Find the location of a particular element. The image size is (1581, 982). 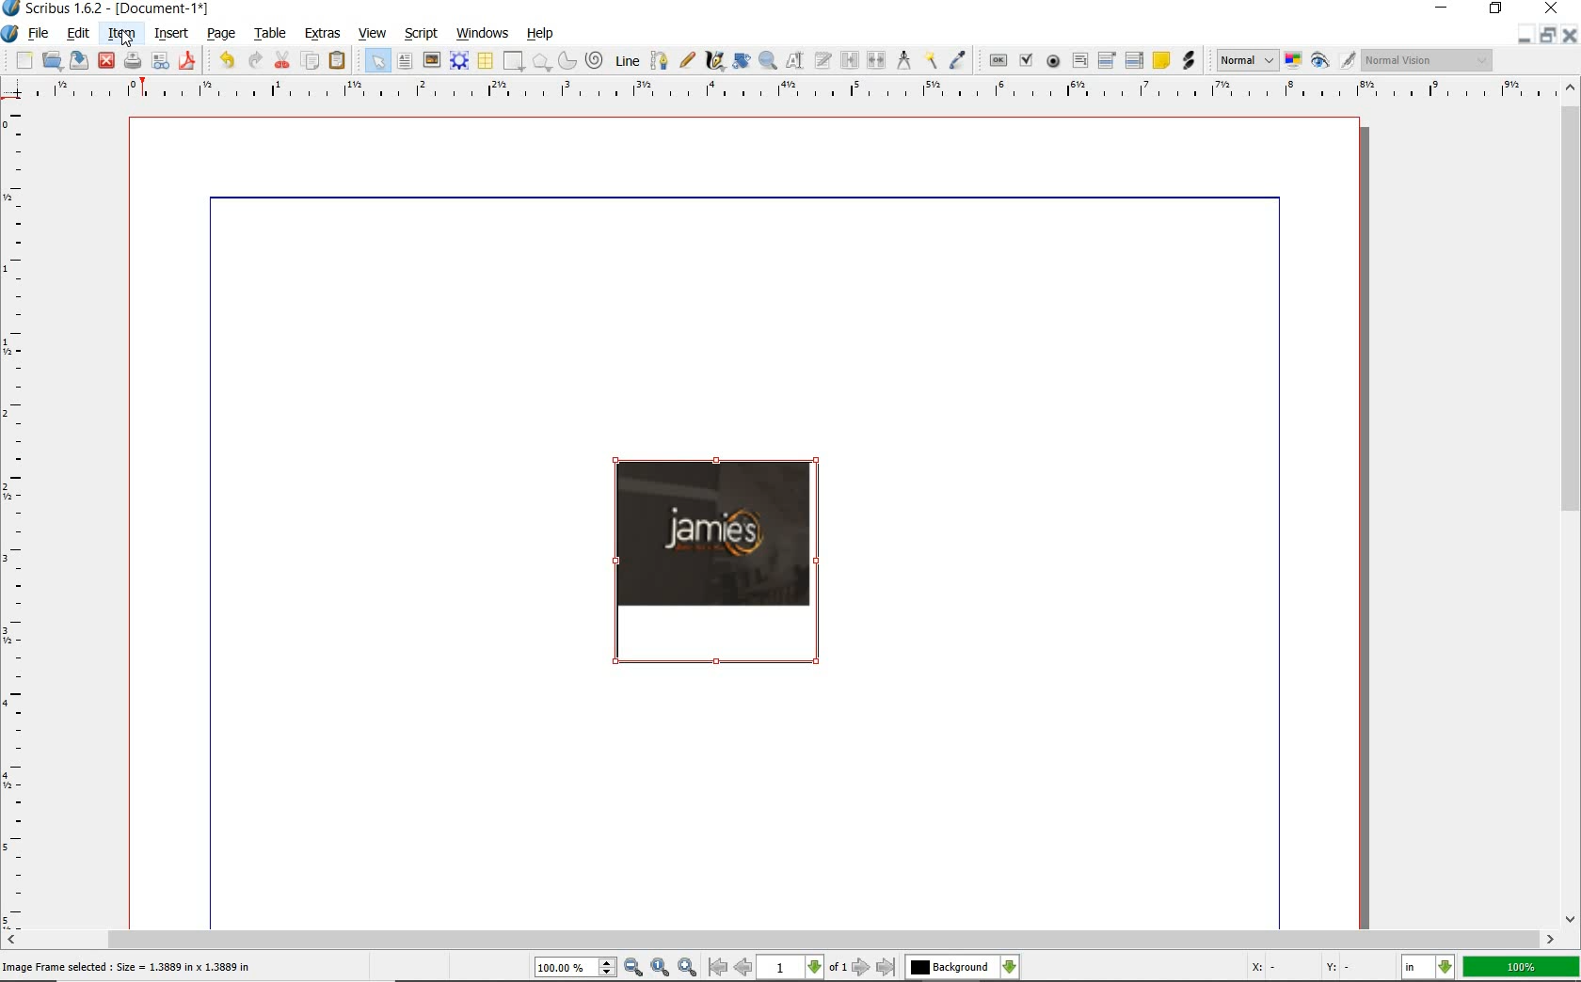

windows is located at coordinates (486, 32).